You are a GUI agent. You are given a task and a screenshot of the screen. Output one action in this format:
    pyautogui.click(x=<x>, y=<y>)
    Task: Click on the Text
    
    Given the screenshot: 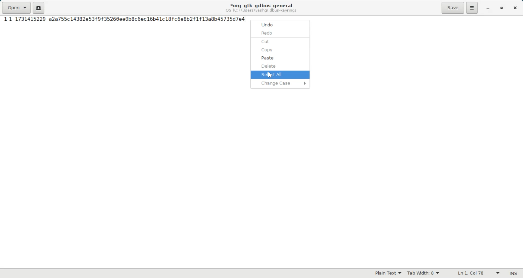 What is the action you would take?
    pyautogui.click(x=126, y=19)
    